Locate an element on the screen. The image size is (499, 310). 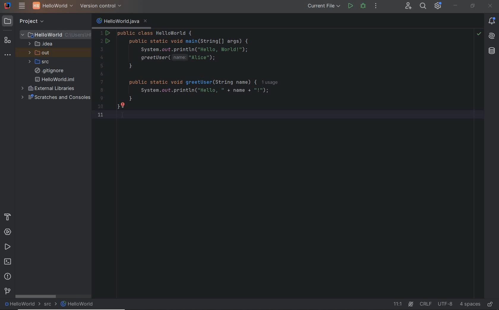
.gitignore is located at coordinates (49, 71).